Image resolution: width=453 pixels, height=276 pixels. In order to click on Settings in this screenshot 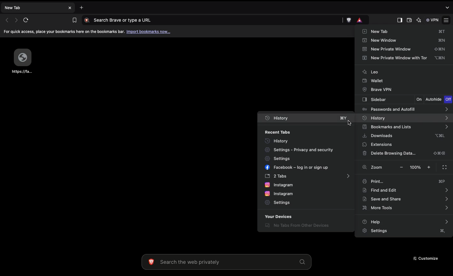, I will do `click(280, 159)`.